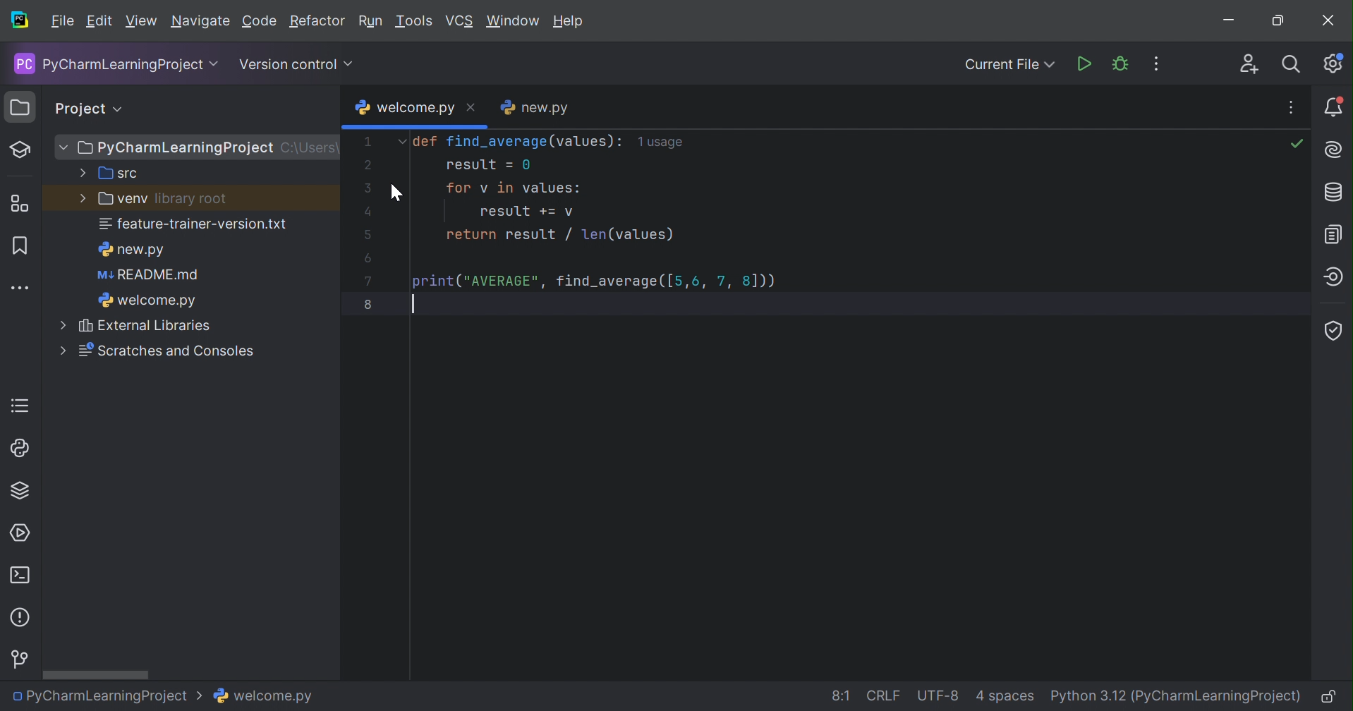 This screenshot has width=1353, height=711. I want to click on Project, so click(82, 108).